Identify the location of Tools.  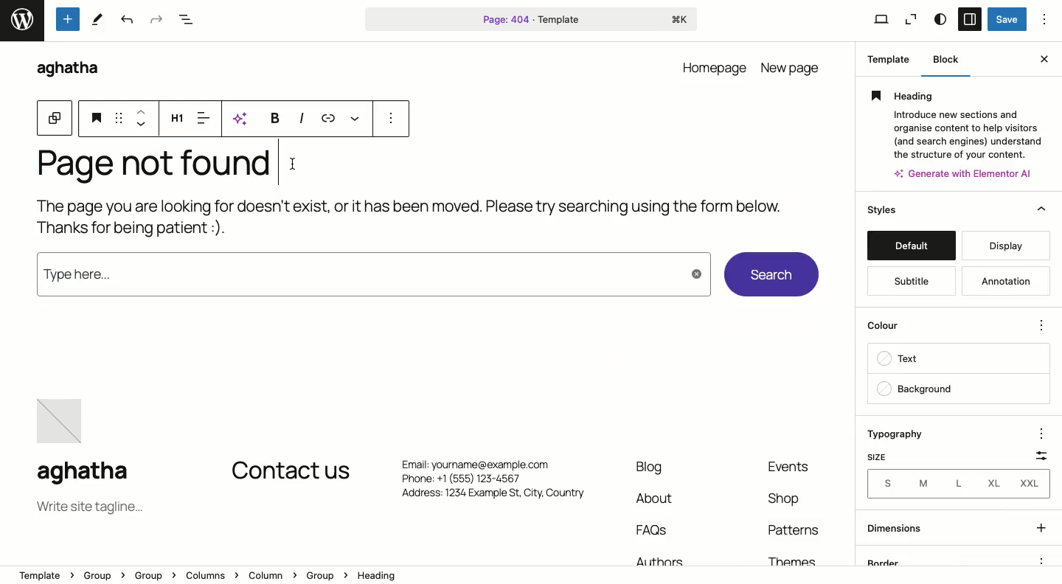
(69, 18).